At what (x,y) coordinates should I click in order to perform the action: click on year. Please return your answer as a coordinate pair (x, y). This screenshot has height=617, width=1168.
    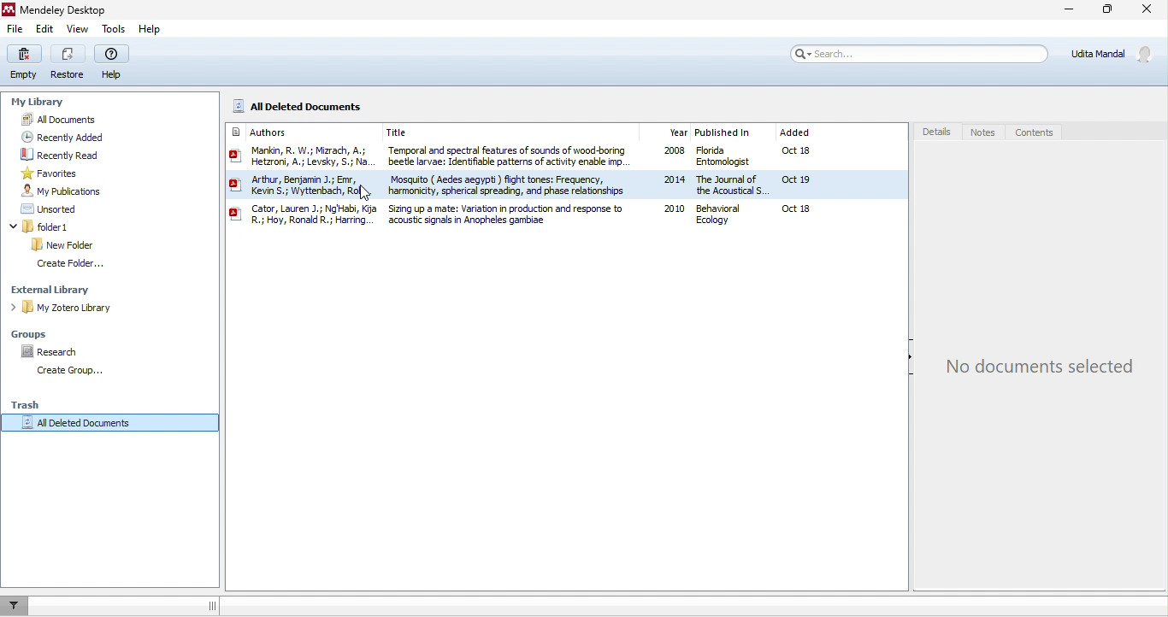
    Looking at the image, I should click on (679, 131).